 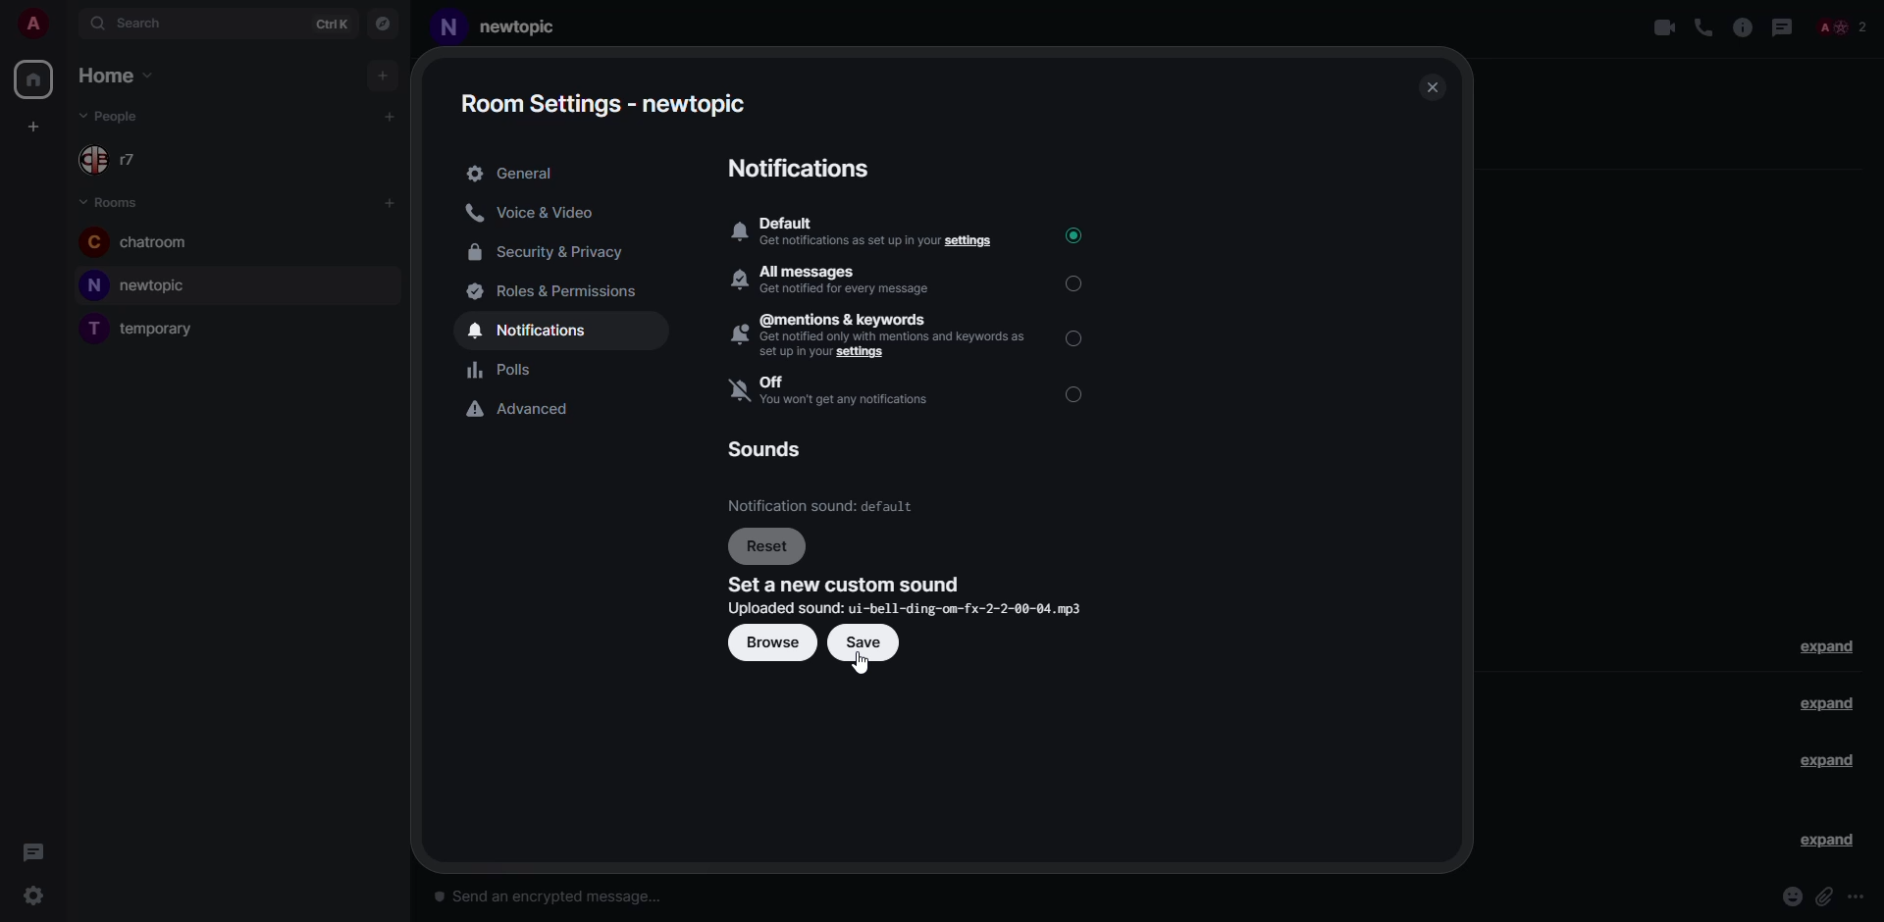 What do you see at coordinates (119, 162) in the screenshot?
I see `people` at bounding box center [119, 162].